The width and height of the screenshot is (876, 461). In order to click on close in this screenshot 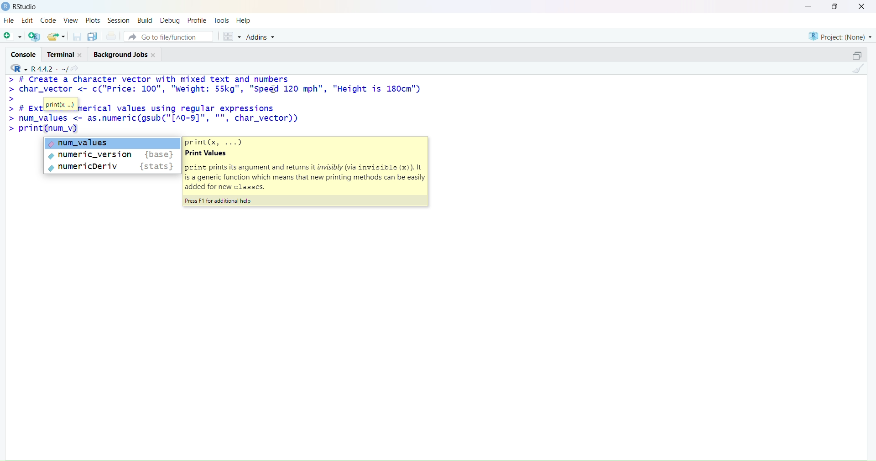, I will do `click(862, 6)`.